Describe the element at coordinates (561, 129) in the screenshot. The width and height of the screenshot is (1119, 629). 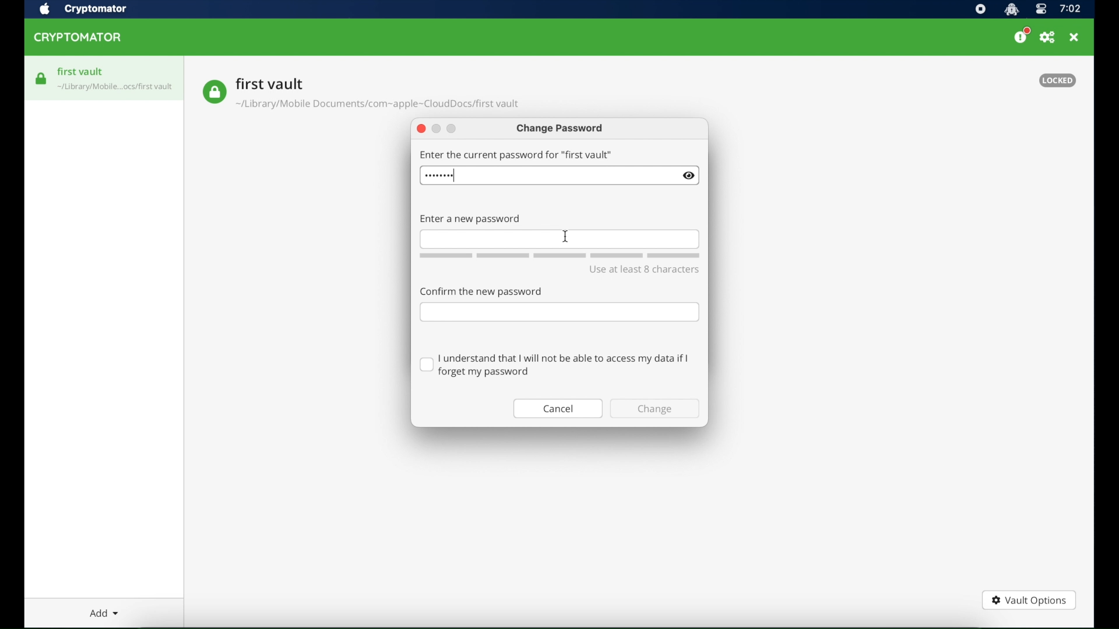
I see `change password` at that location.